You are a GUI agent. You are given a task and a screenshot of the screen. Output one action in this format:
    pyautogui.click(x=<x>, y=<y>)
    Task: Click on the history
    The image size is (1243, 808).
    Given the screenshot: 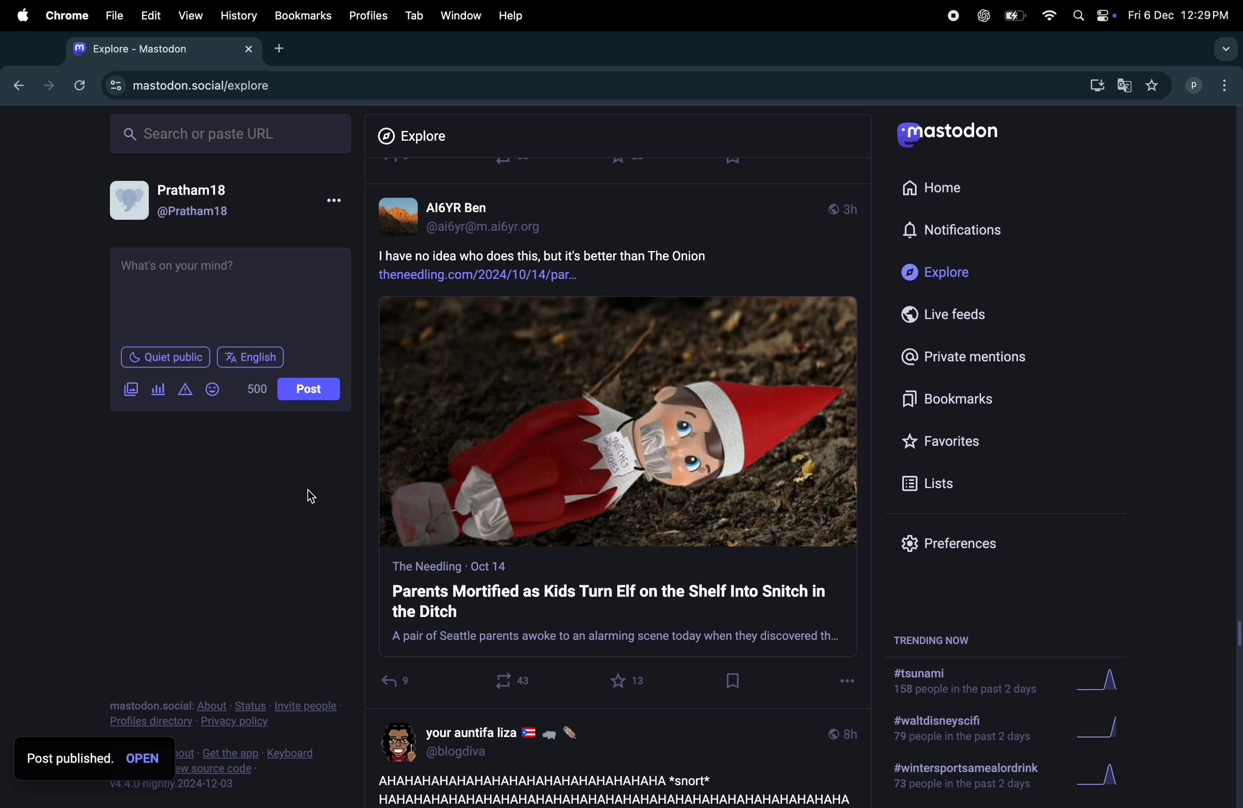 What is the action you would take?
    pyautogui.click(x=240, y=16)
    